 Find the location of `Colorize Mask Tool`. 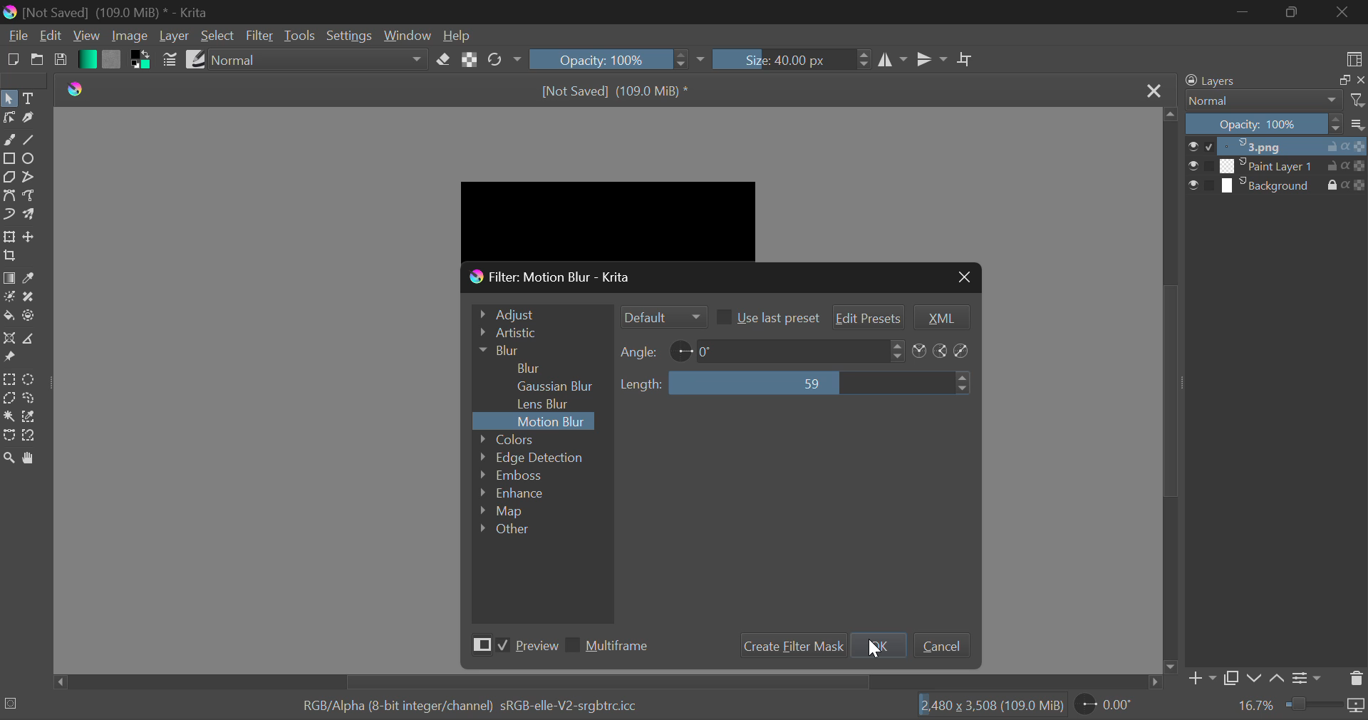

Colorize Mask Tool is located at coordinates (9, 297).